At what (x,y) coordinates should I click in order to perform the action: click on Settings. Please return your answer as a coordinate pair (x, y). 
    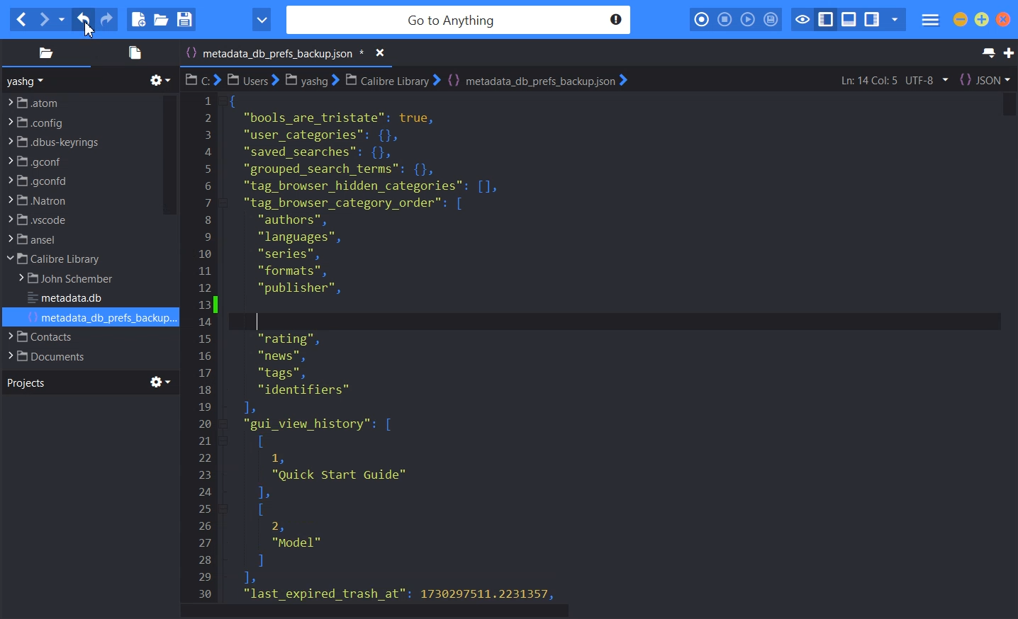
    Looking at the image, I should click on (161, 382).